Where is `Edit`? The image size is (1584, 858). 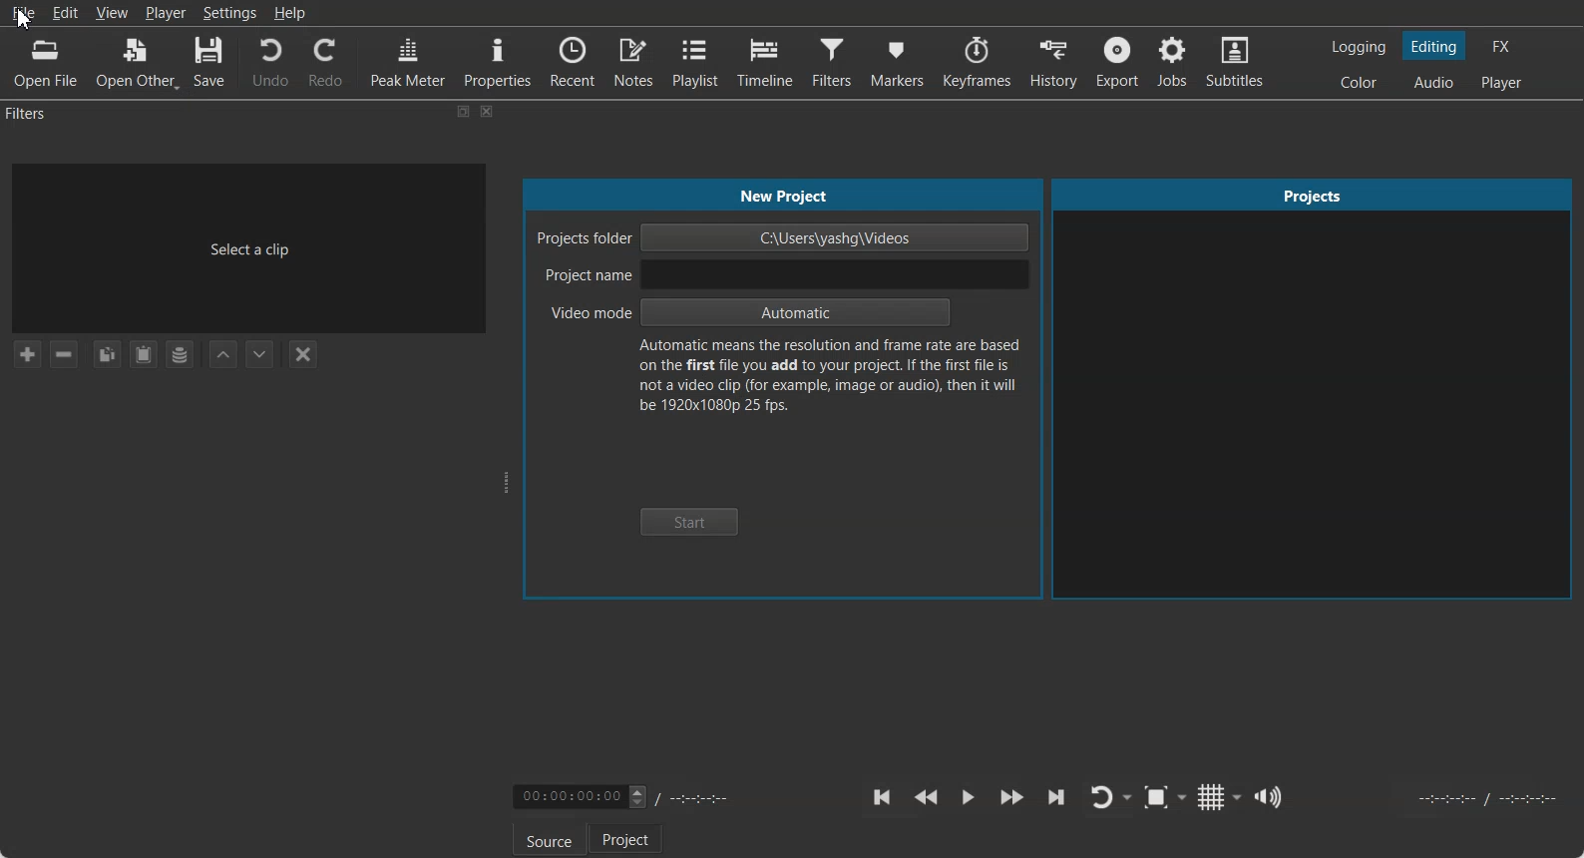
Edit is located at coordinates (66, 12).